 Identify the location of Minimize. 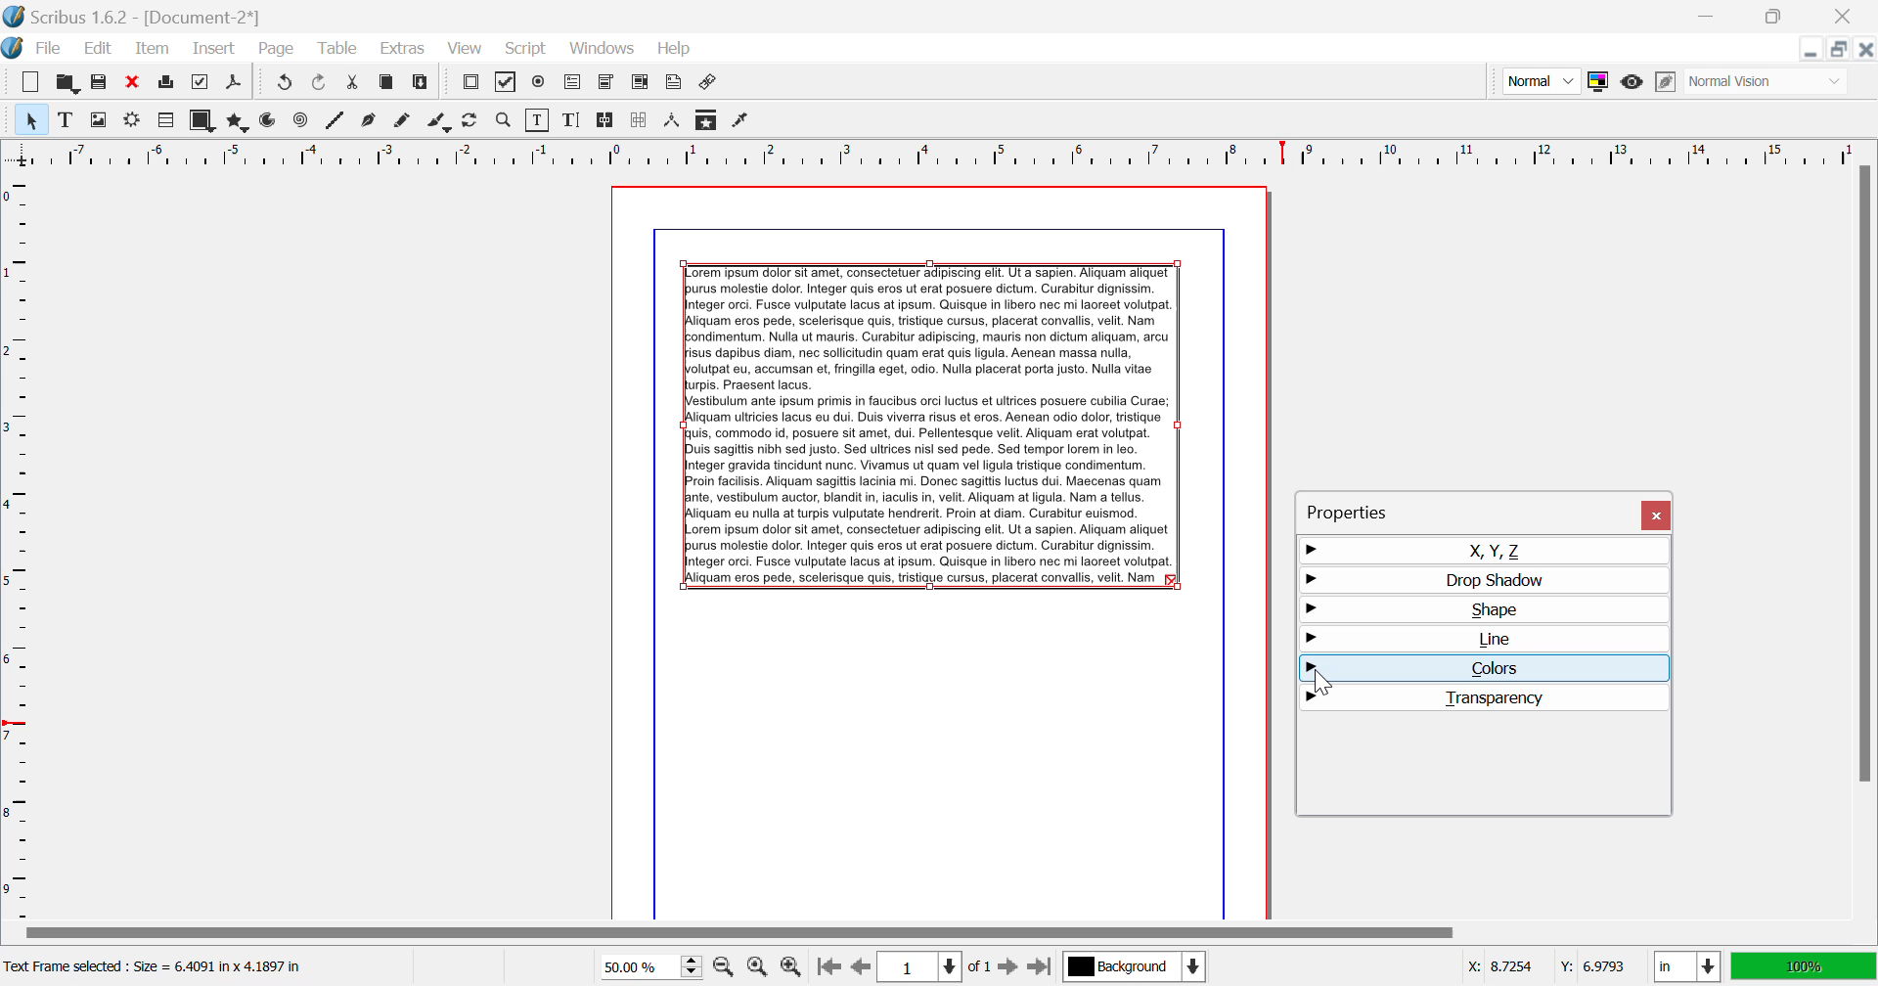
(1778, 17).